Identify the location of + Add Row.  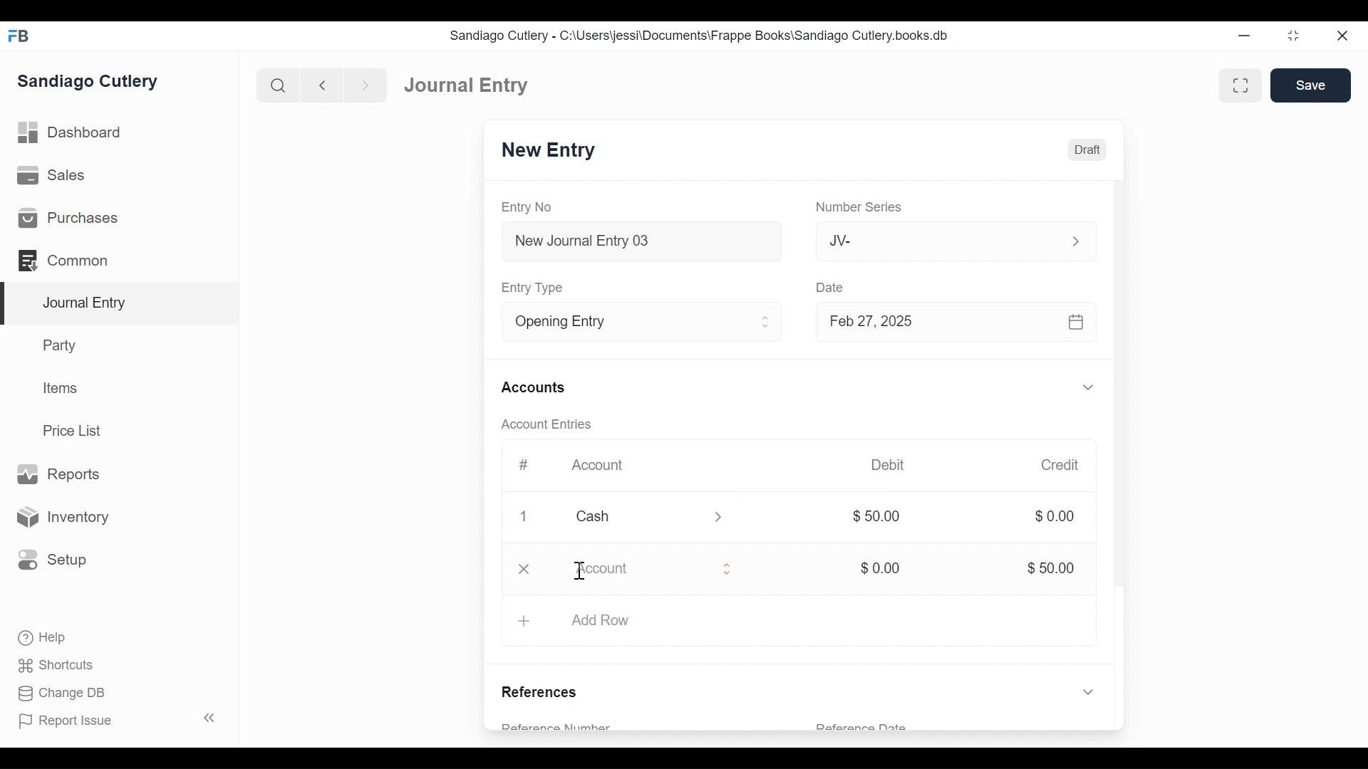
(579, 621).